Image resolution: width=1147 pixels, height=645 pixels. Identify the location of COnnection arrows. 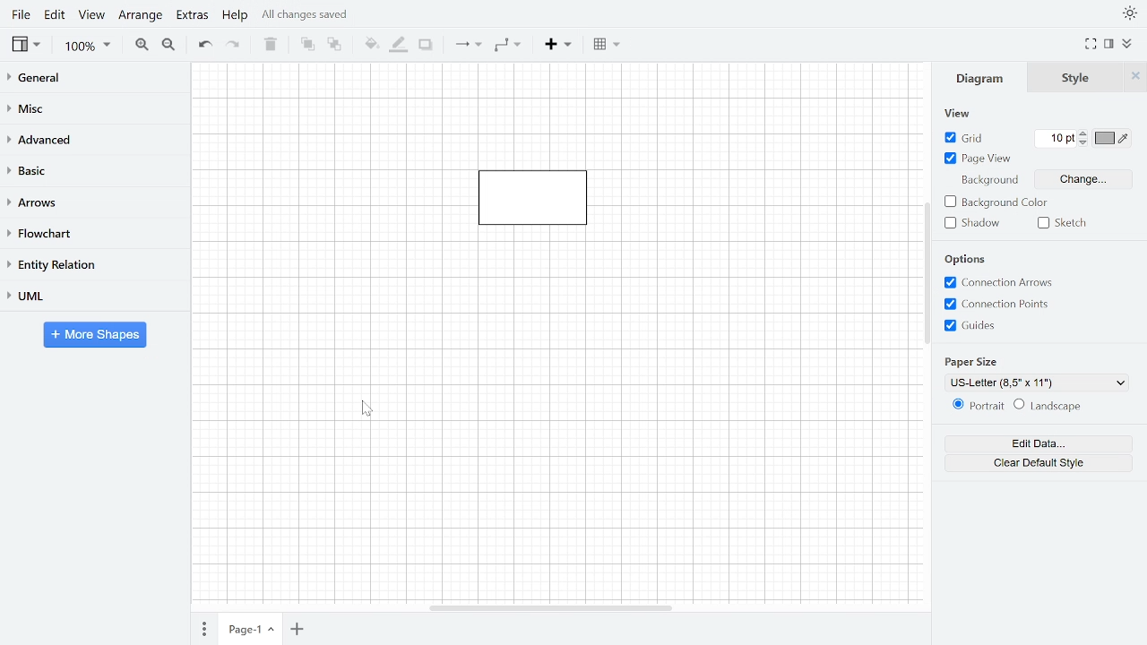
(1000, 284).